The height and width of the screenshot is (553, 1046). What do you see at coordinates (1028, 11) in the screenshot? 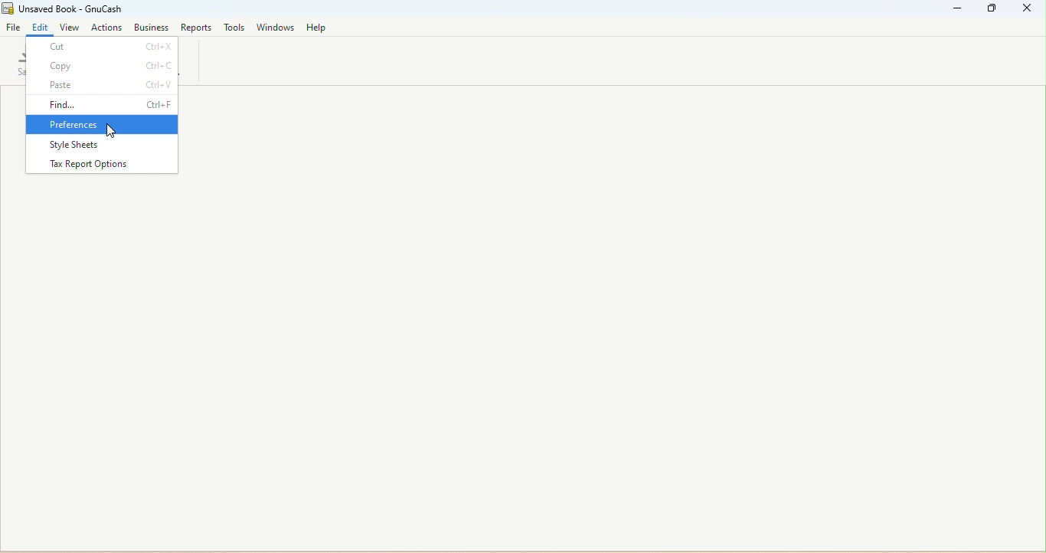
I see `Close` at bounding box center [1028, 11].